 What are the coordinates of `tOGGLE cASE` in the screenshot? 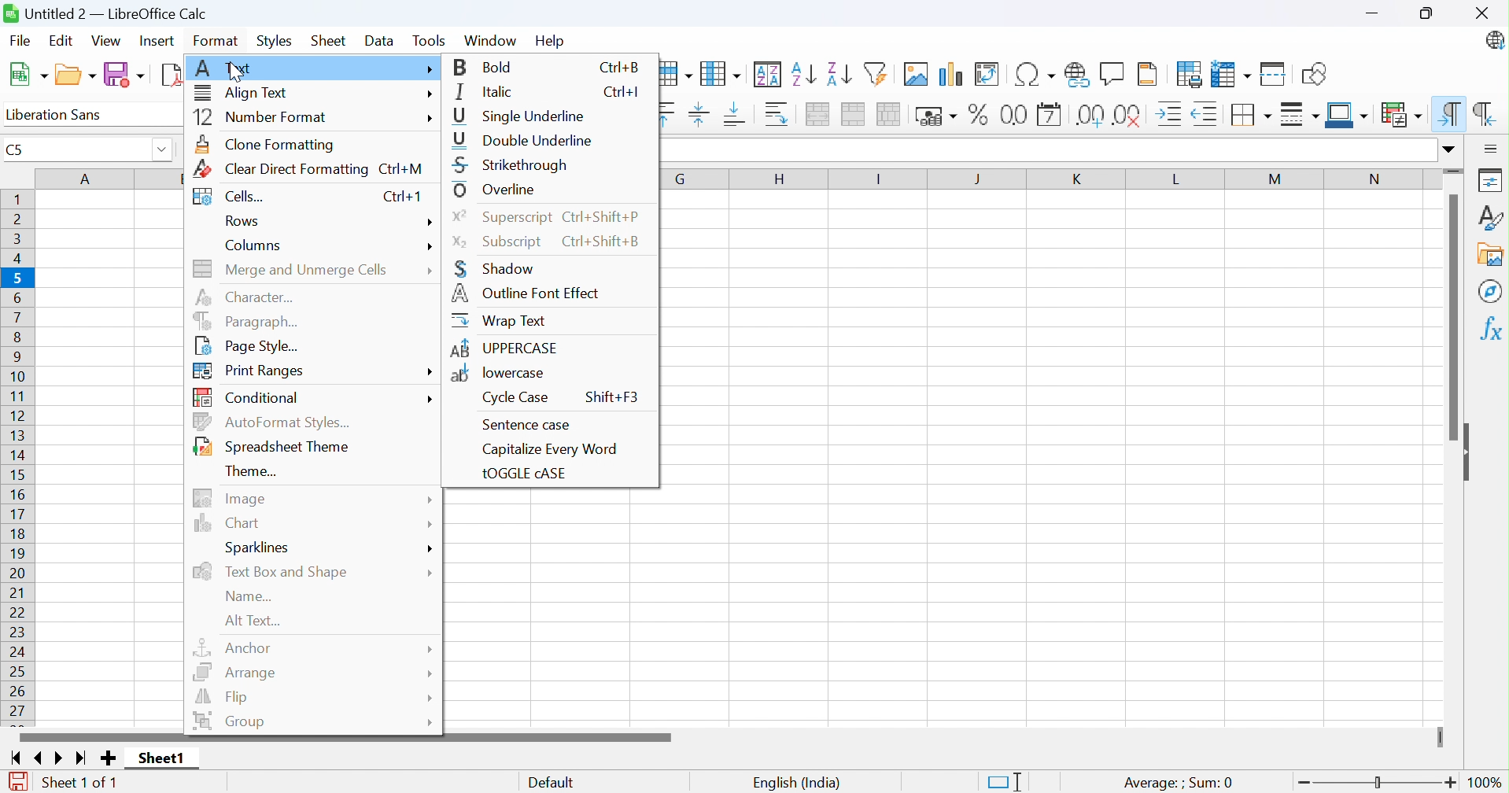 It's located at (528, 474).